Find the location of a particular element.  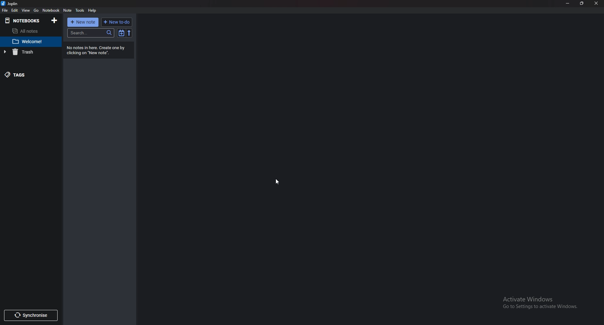

Cursor is located at coordinates (277, 181).